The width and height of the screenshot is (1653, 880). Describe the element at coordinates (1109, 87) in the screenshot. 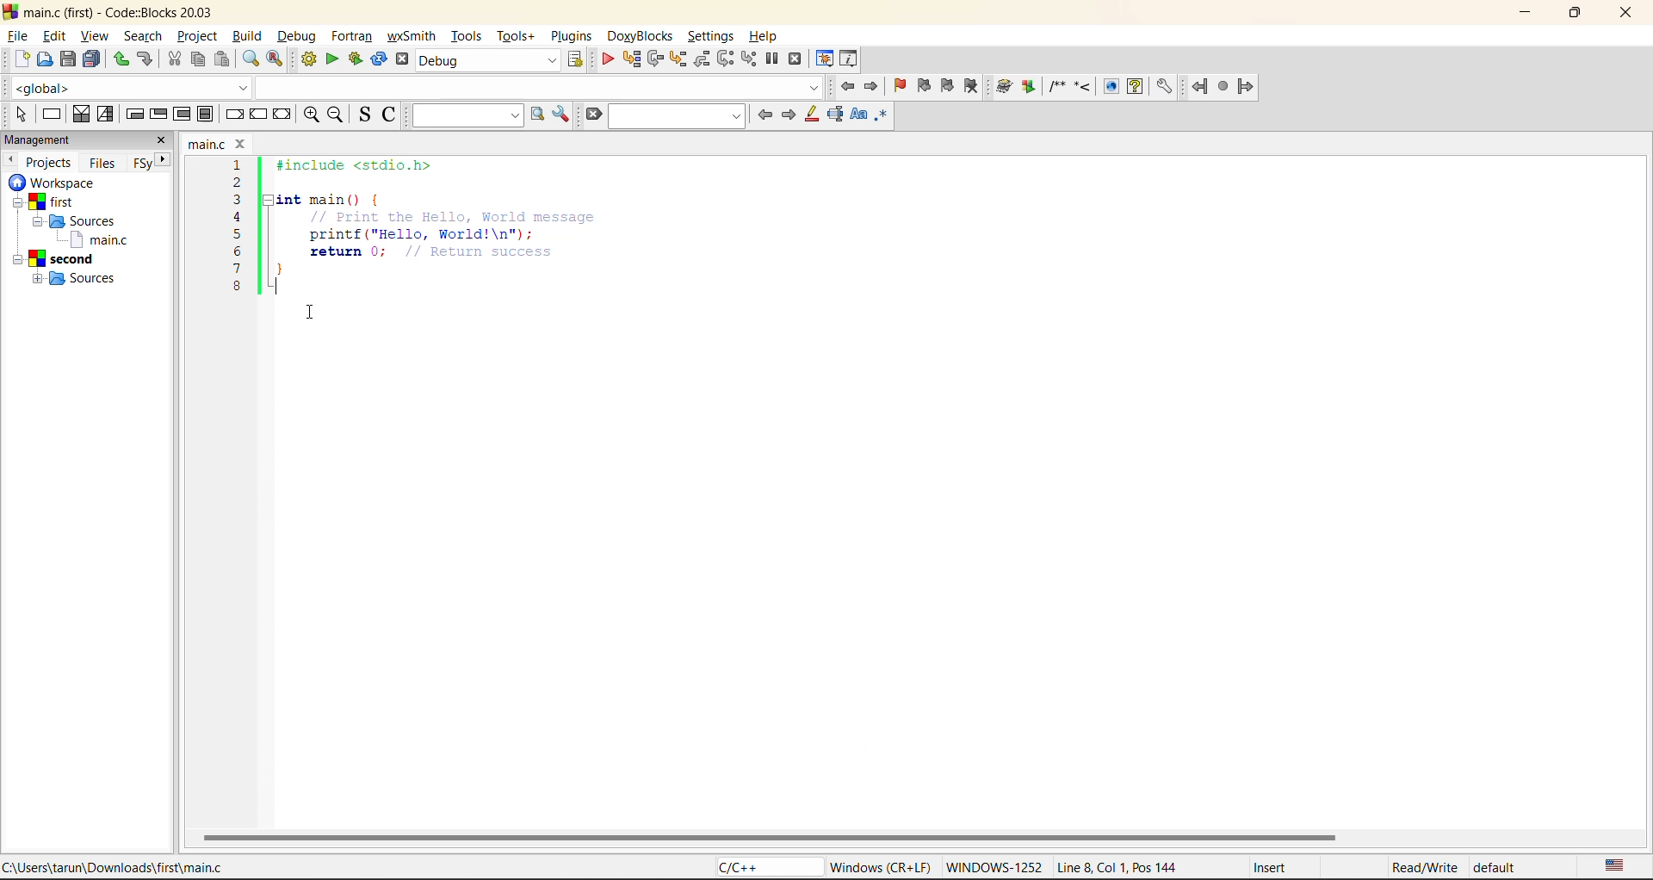

I see `web` at that location.